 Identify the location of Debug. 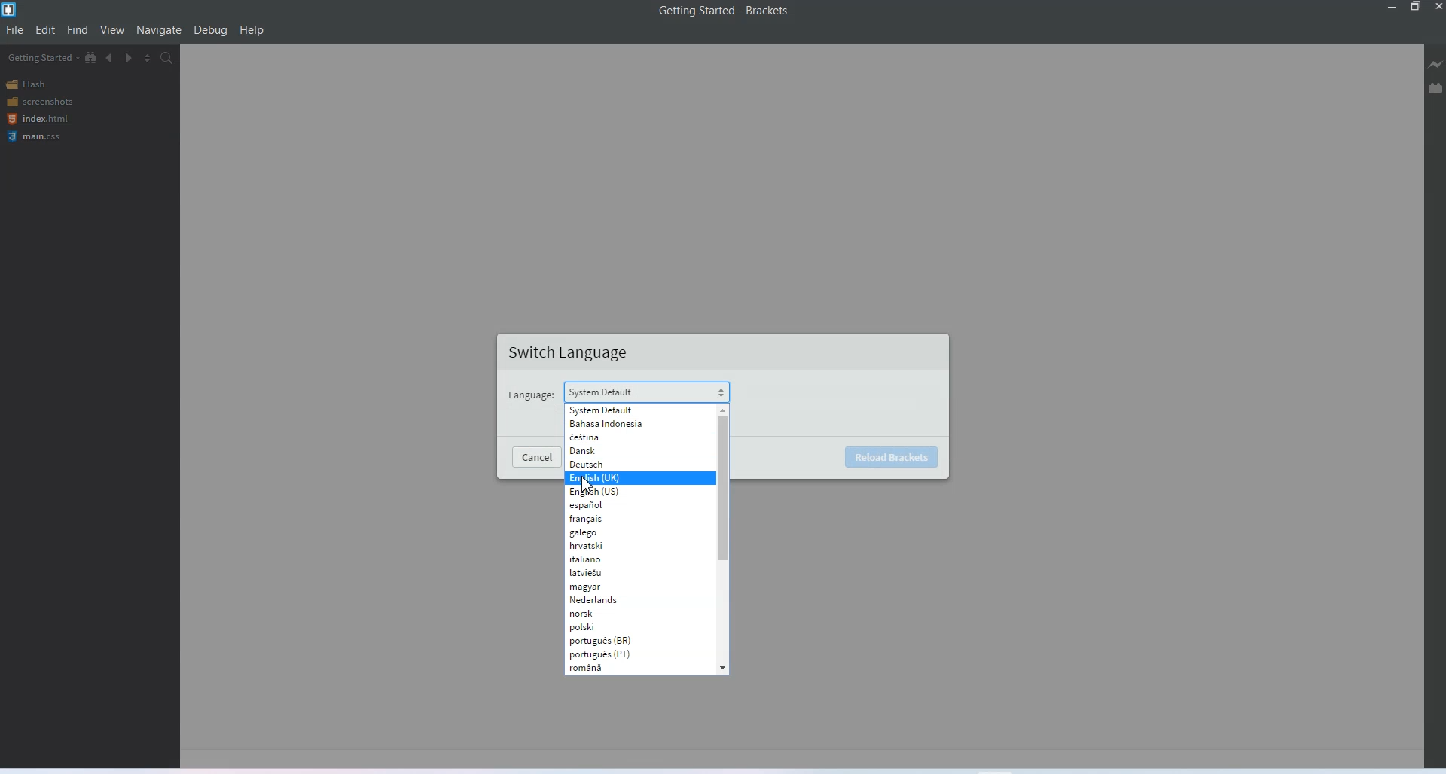
(211, 29).